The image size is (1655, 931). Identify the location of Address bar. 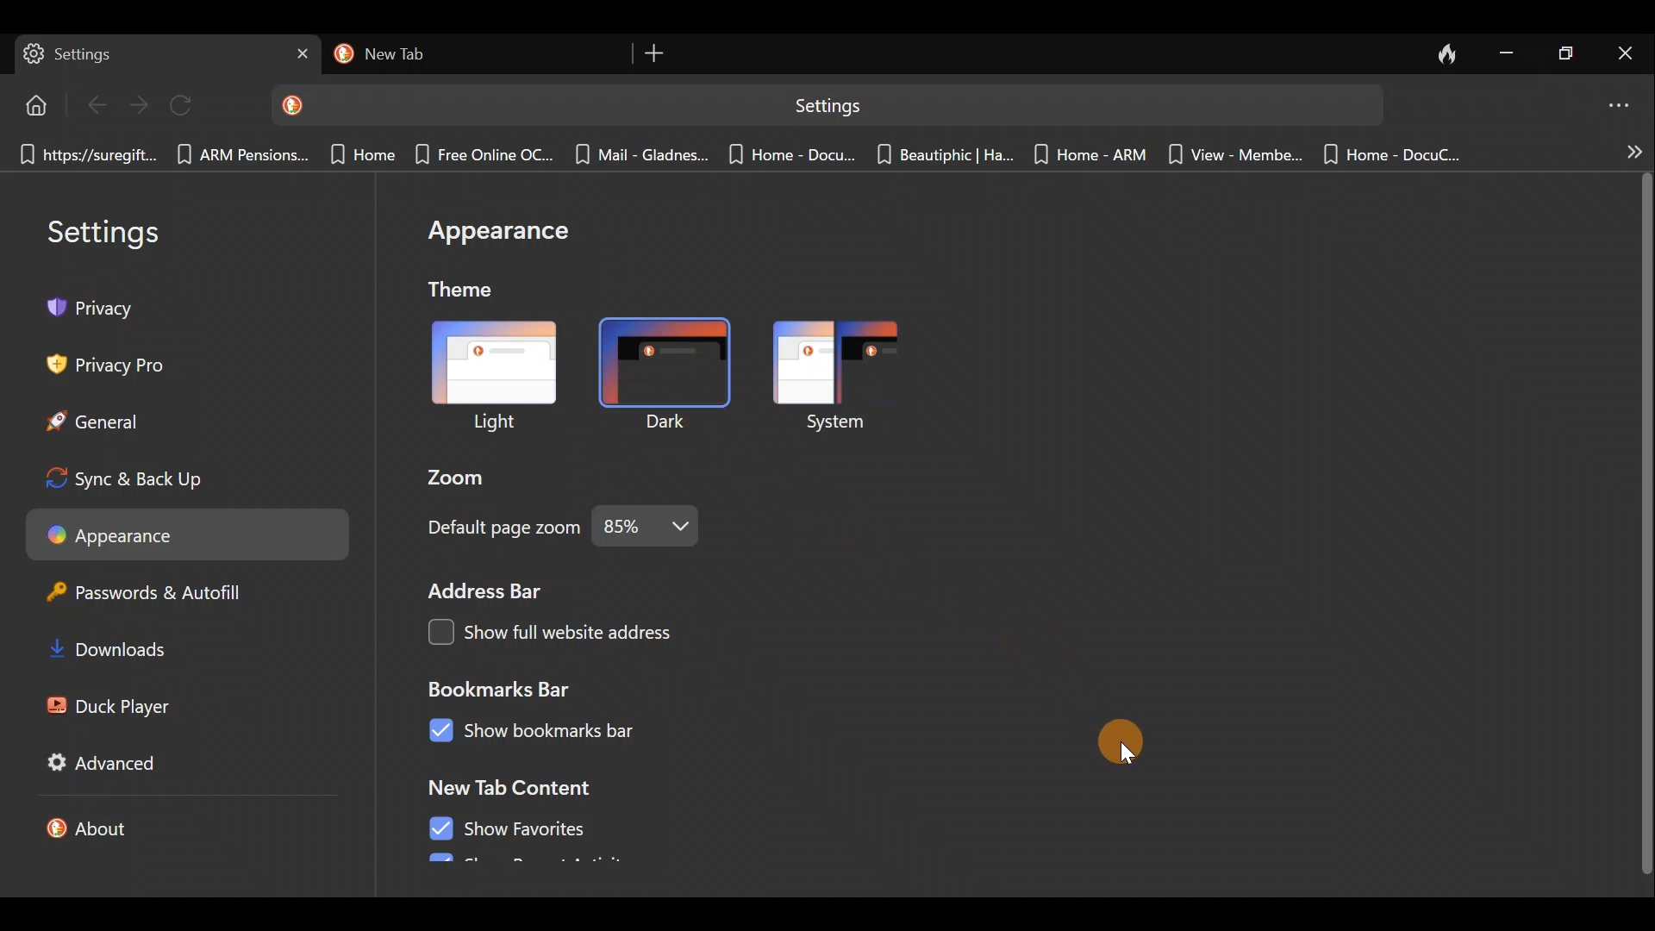
(487, 589).